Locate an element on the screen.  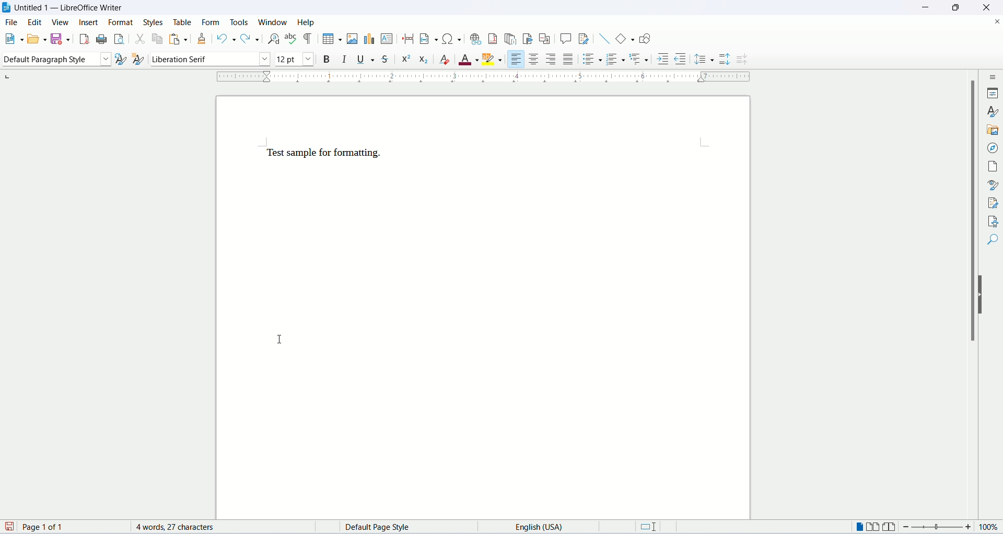
table is located at coordinates (181, 21).